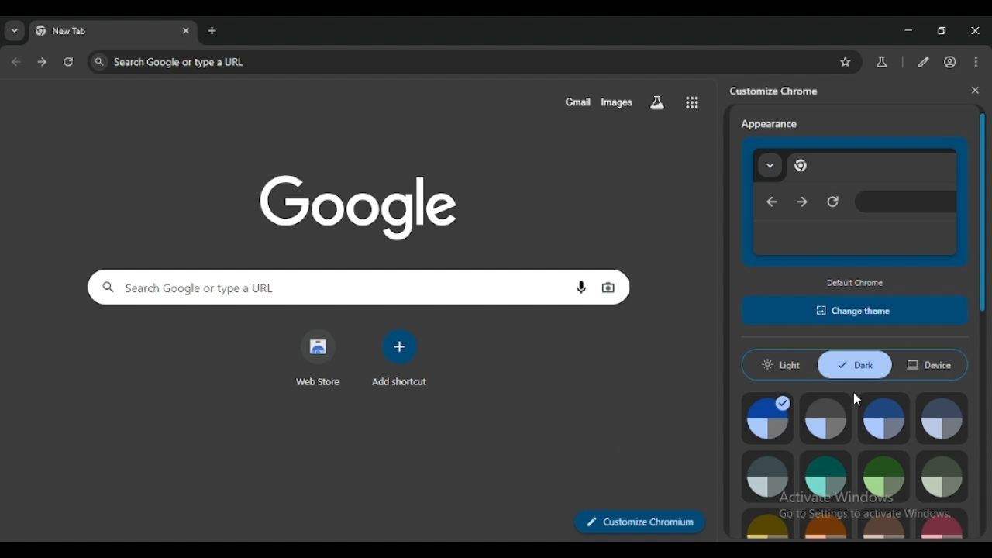 This screenshot has width=992, height=558. What do you see at coordinates (909, 31) in the screenshot?
I see `minimize` at bounding box center [909, 31].